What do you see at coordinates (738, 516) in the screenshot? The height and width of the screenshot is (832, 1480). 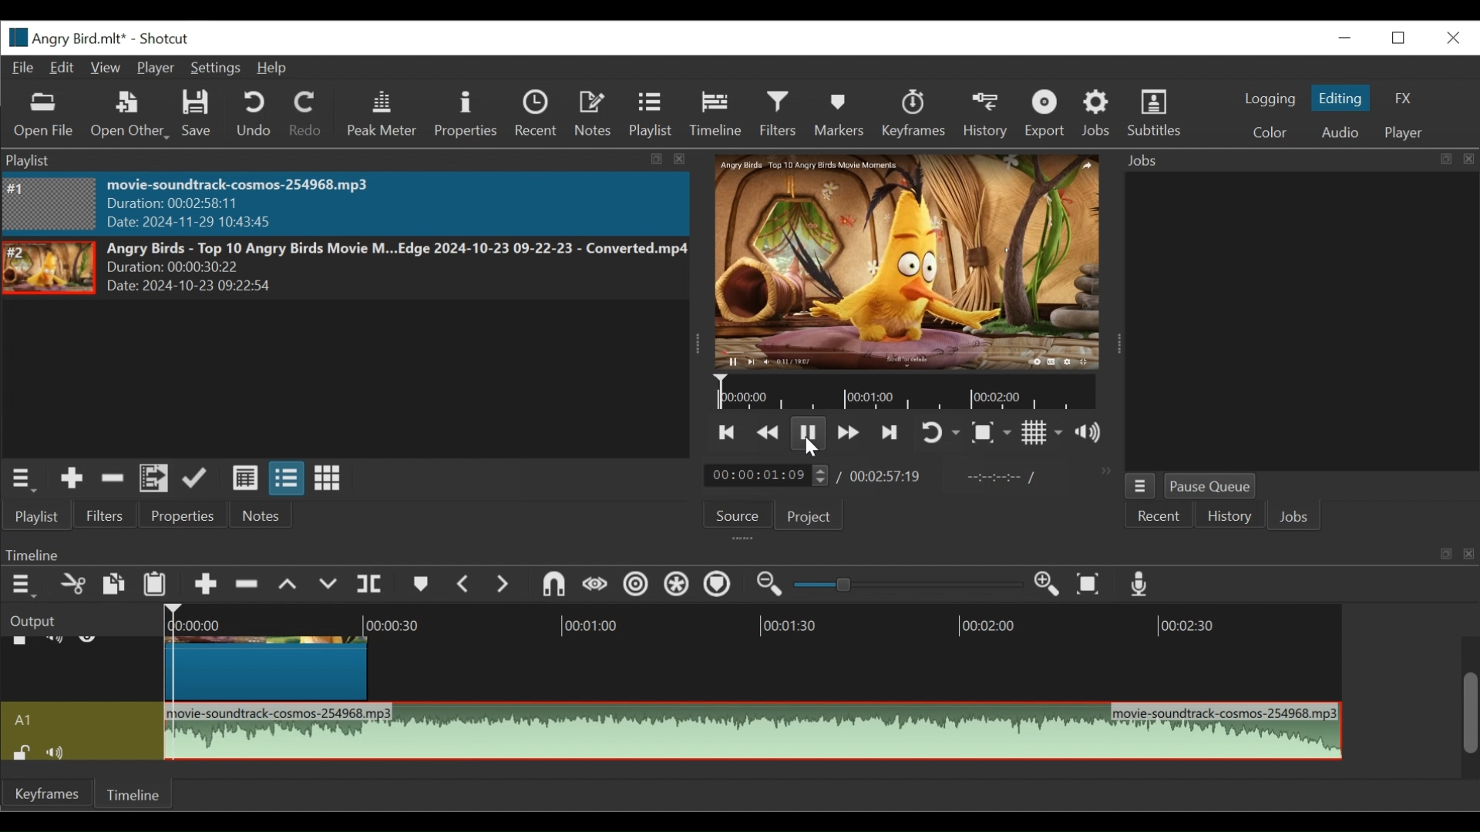 I see `Source` at bounding box center [738, 516].